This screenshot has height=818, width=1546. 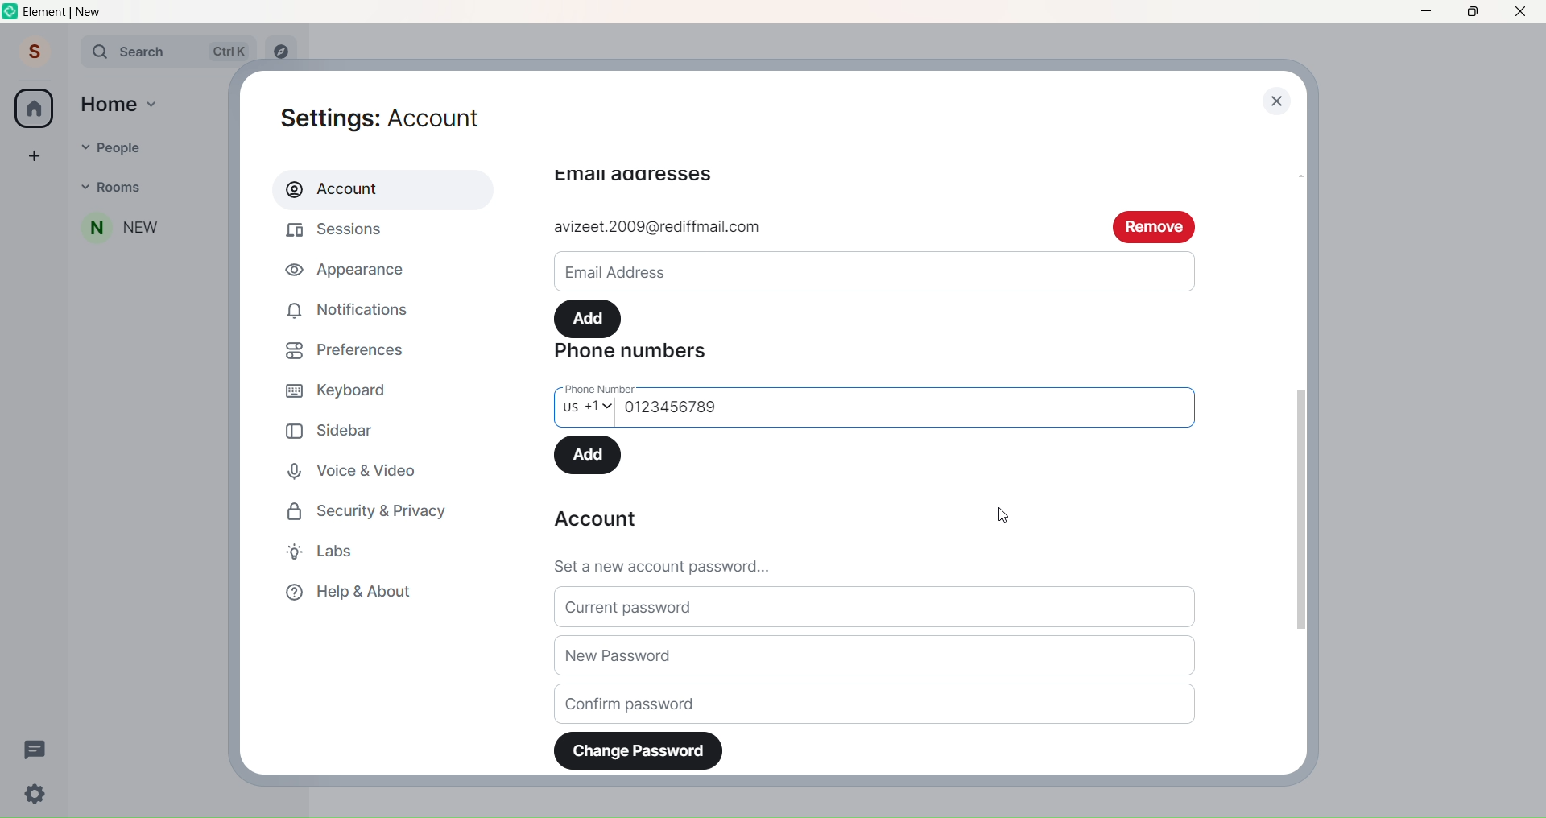 I want to click on Home, so click(x=34, y=109).